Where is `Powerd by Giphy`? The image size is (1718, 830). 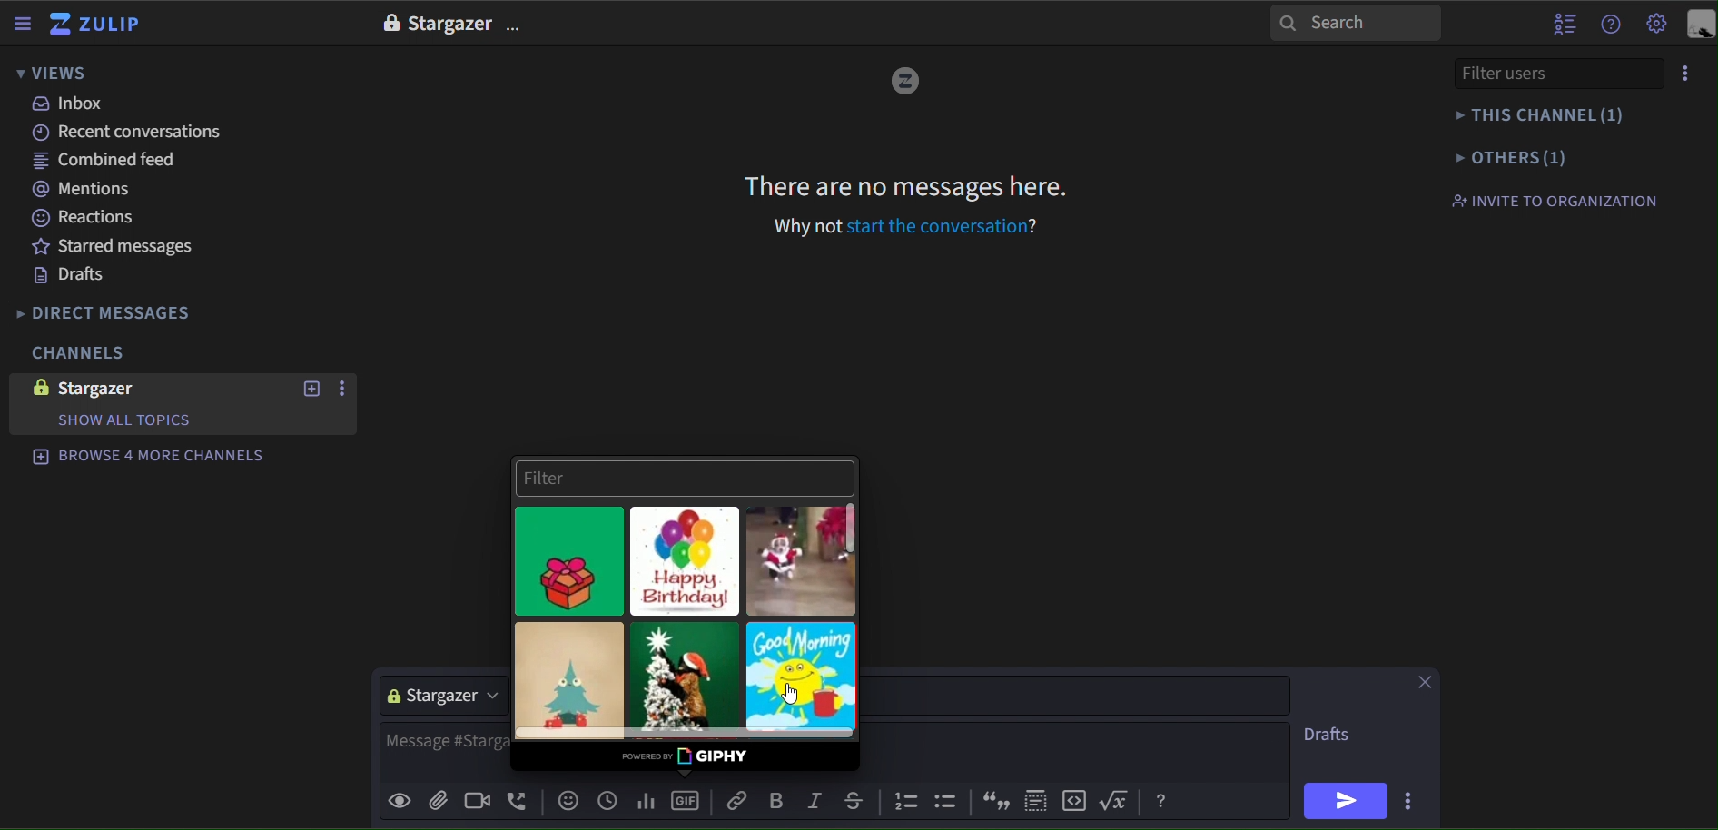
Powerd by Giphy is located at coordinates (686, 755).